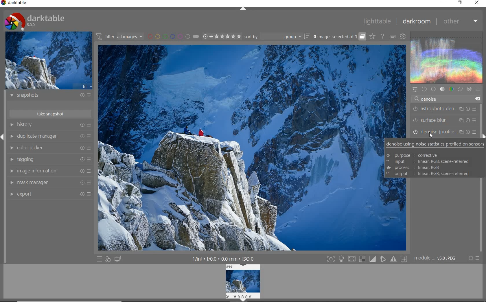 This screenshot has width=486, height=302. Describe the element at coordinates (414, 89) in the screenshot. I see `quick access panel` at that location.